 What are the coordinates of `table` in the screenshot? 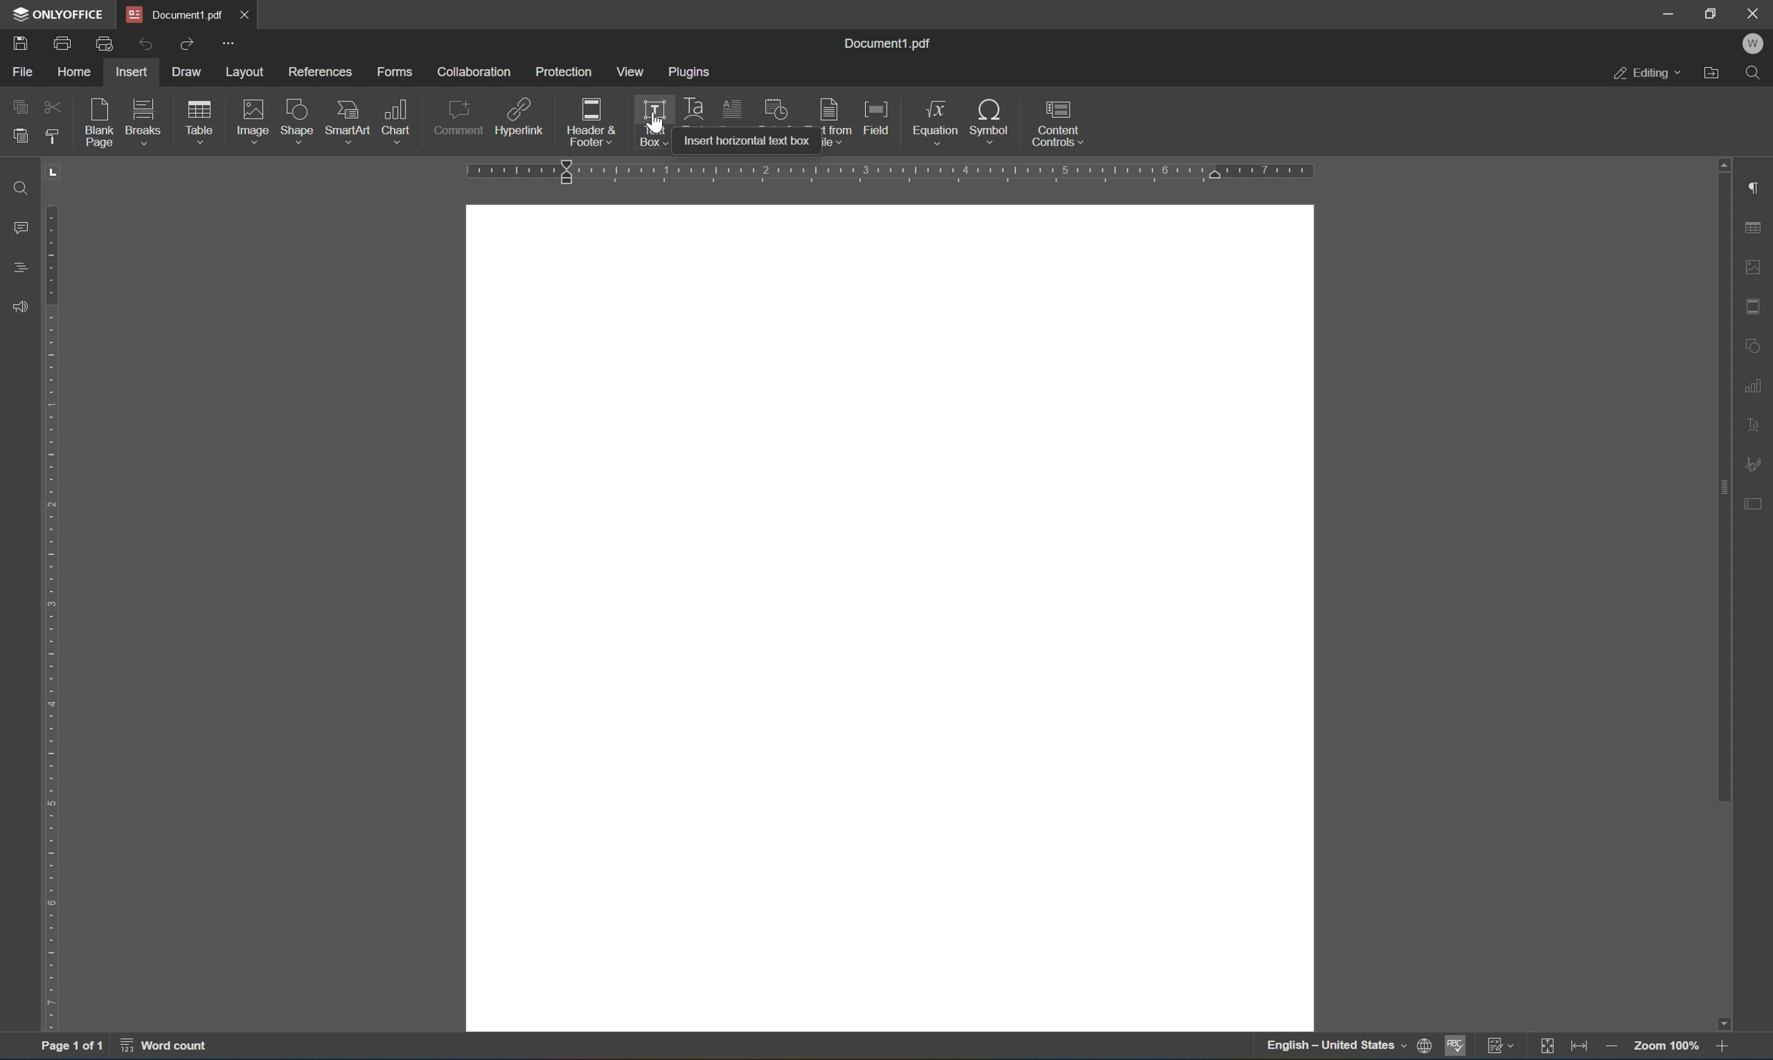 It's located at (200, 124).